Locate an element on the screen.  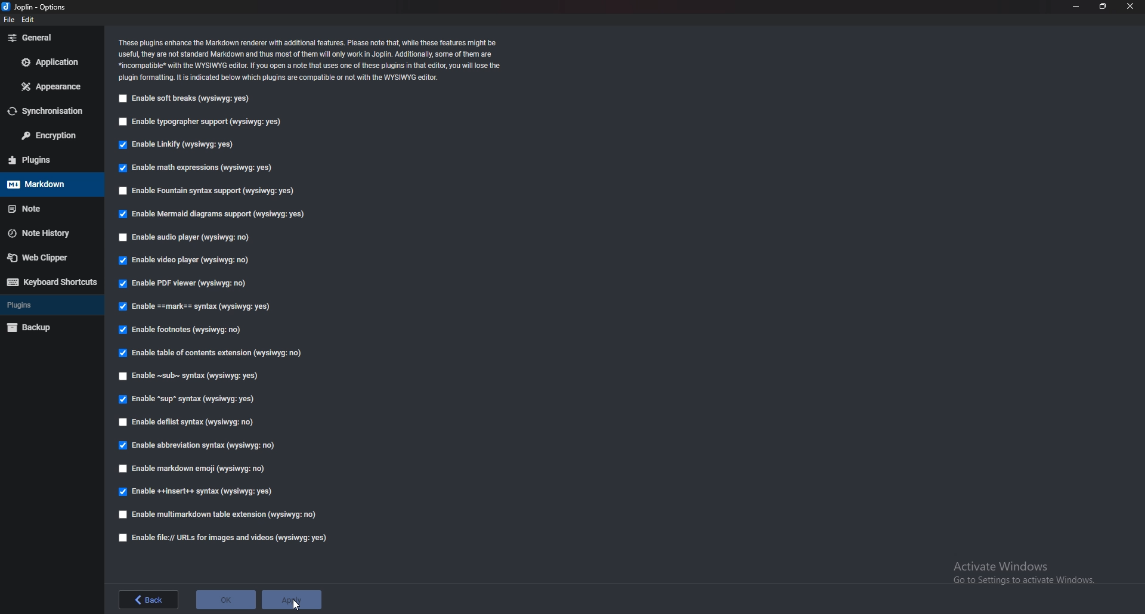
activate windows pop up is located at coordinates (1019, 577).